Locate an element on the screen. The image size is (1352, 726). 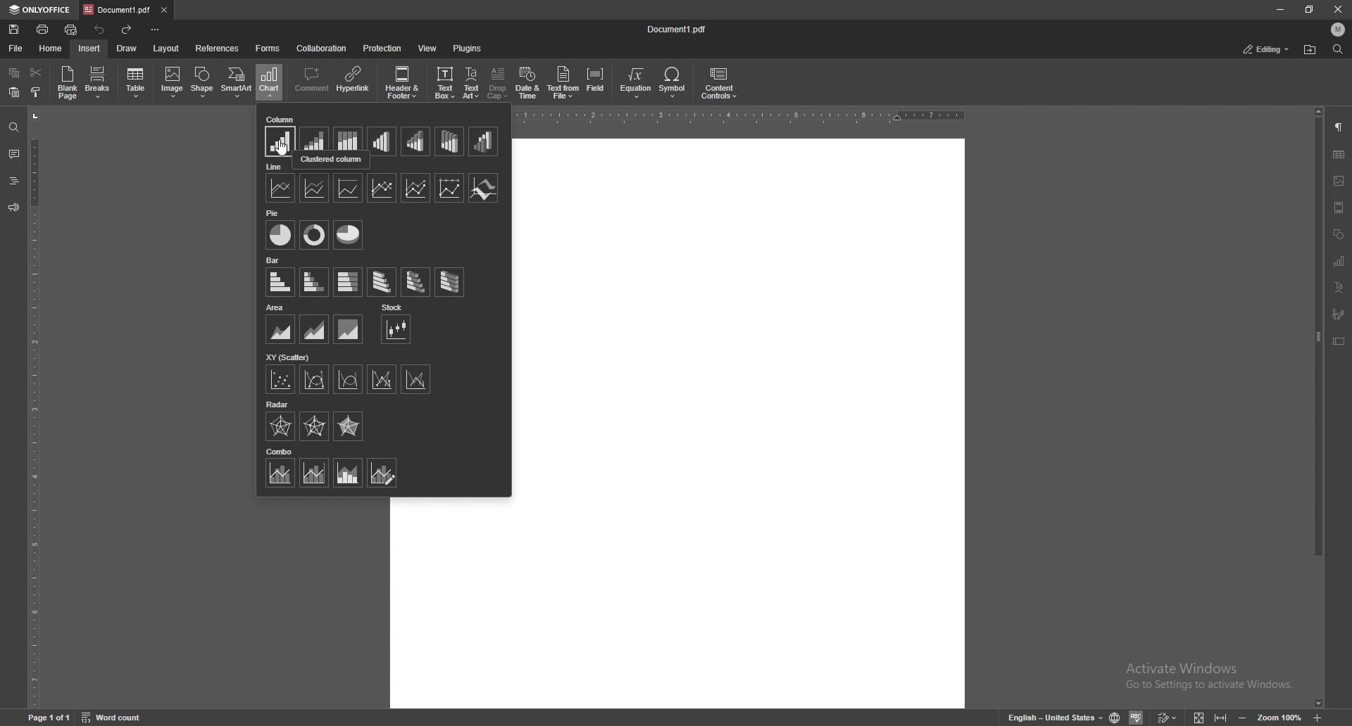
doughnut is located at coordinates (315, 234).